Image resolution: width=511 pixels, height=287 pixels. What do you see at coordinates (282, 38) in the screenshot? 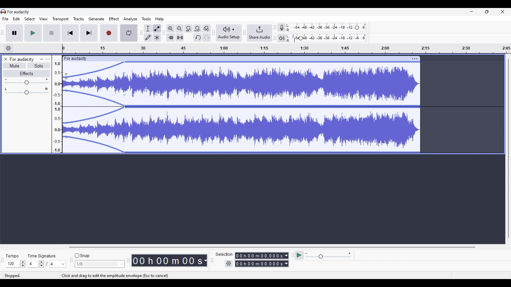
I see `Playback meter` at bounding box center [282, 38].